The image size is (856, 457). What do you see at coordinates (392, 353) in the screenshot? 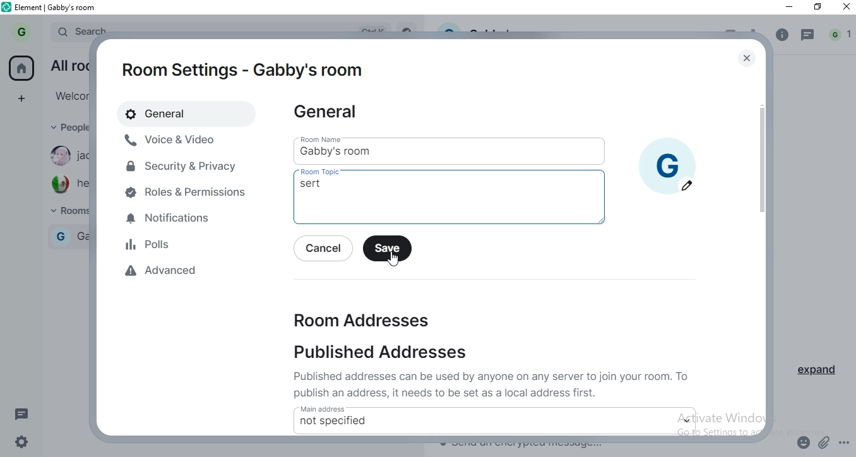
I see `published addresses` at bounding box center [392, 353].